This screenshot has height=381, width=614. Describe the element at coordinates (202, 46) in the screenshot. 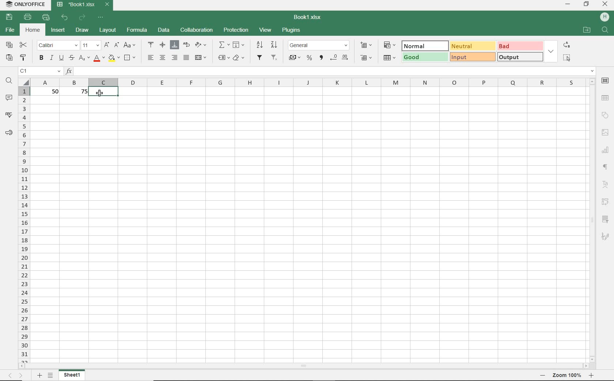

I see `orientation` at that location.